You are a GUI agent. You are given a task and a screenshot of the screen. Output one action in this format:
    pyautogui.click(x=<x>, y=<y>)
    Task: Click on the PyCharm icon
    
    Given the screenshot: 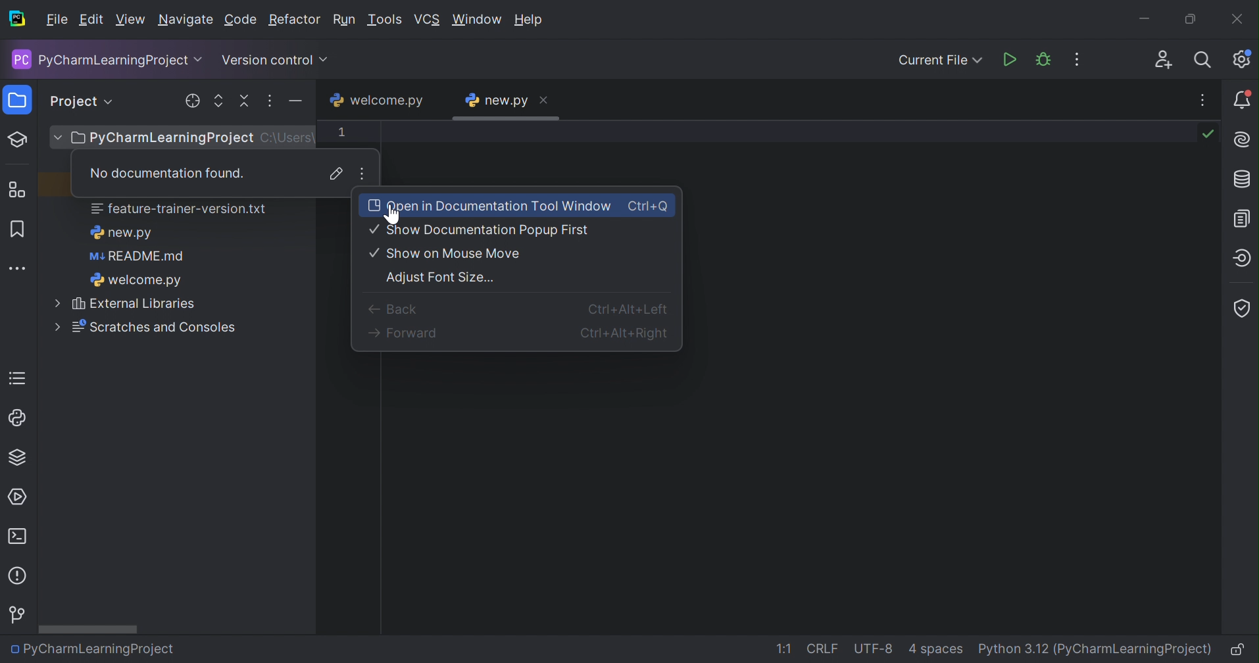 What is the action you would take?
    pyautogui.click(x=17, y=20)
    